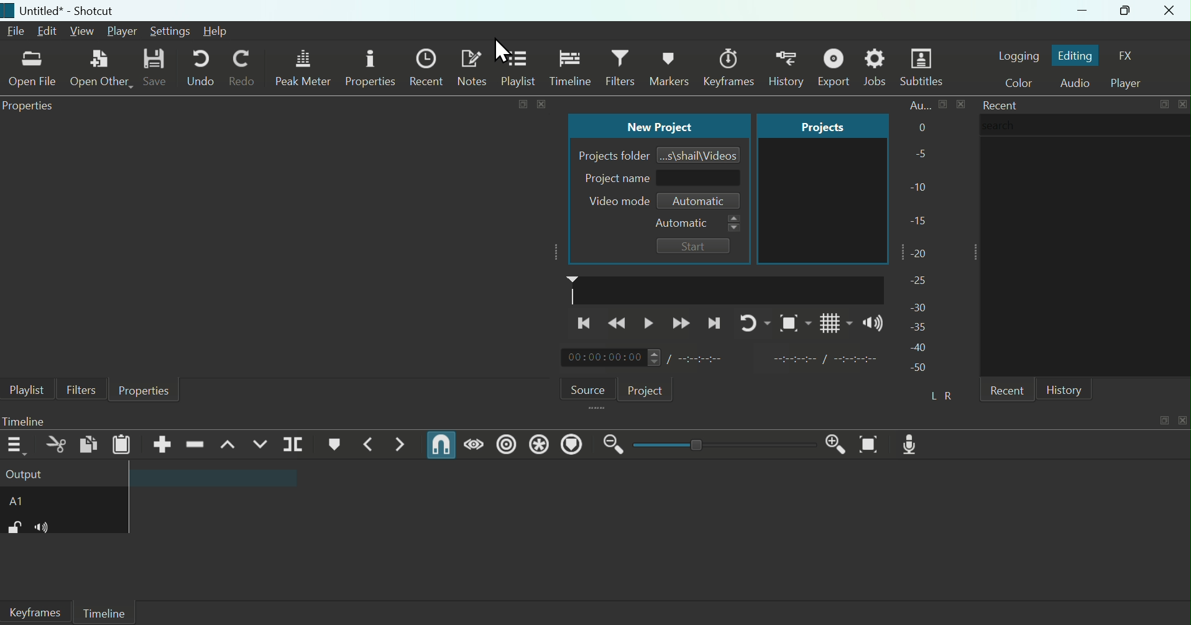 Image resolution: width=1191 pixels, height=625 pixels. I want to click on Playlist, so click(521, 68).